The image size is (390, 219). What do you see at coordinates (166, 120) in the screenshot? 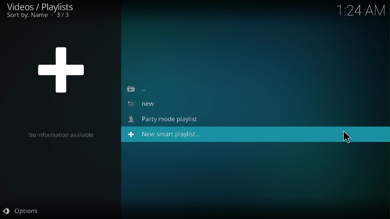
I see `party mode playlist` at bounding box center [166, 120].